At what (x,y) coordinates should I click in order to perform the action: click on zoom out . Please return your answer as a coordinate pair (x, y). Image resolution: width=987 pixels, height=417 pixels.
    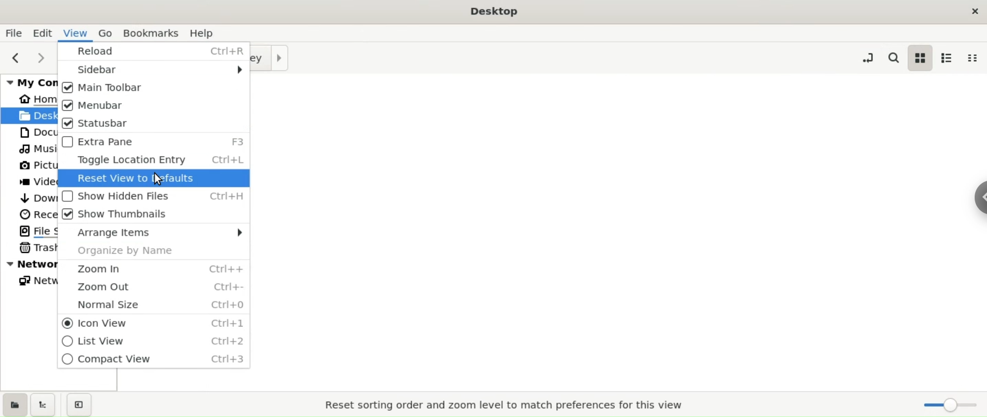
    Looking at the image, I should click on (154, 288).